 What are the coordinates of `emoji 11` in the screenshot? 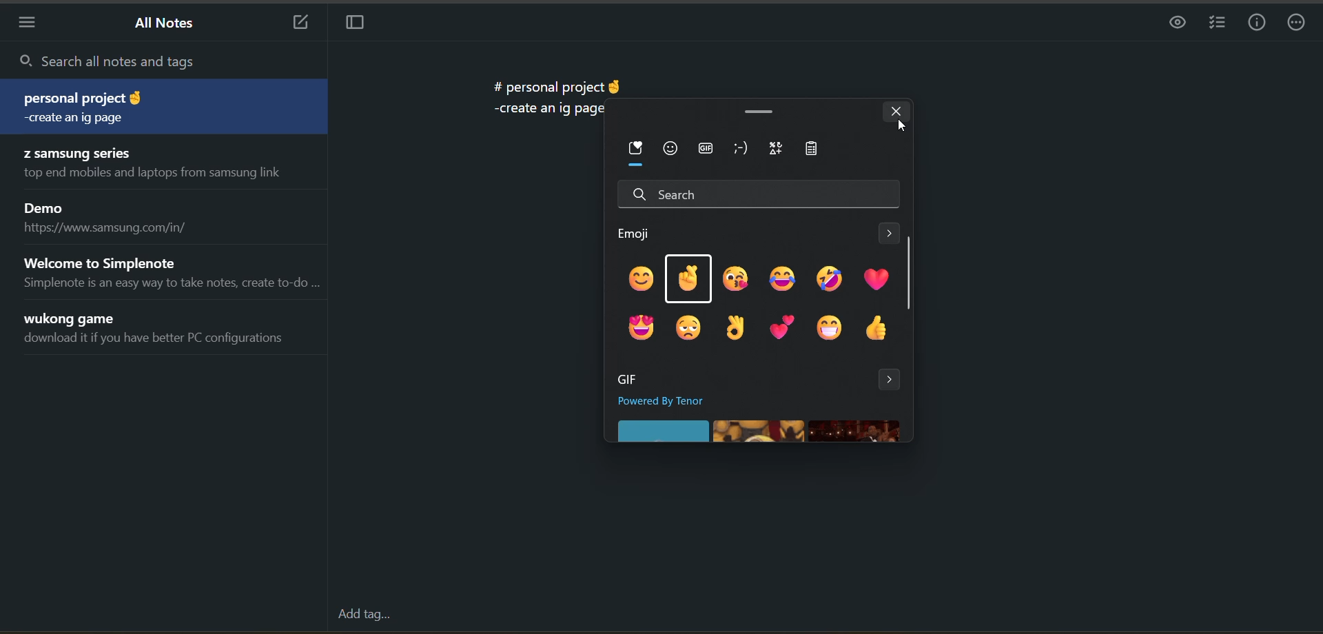 It's located at (831, 329).